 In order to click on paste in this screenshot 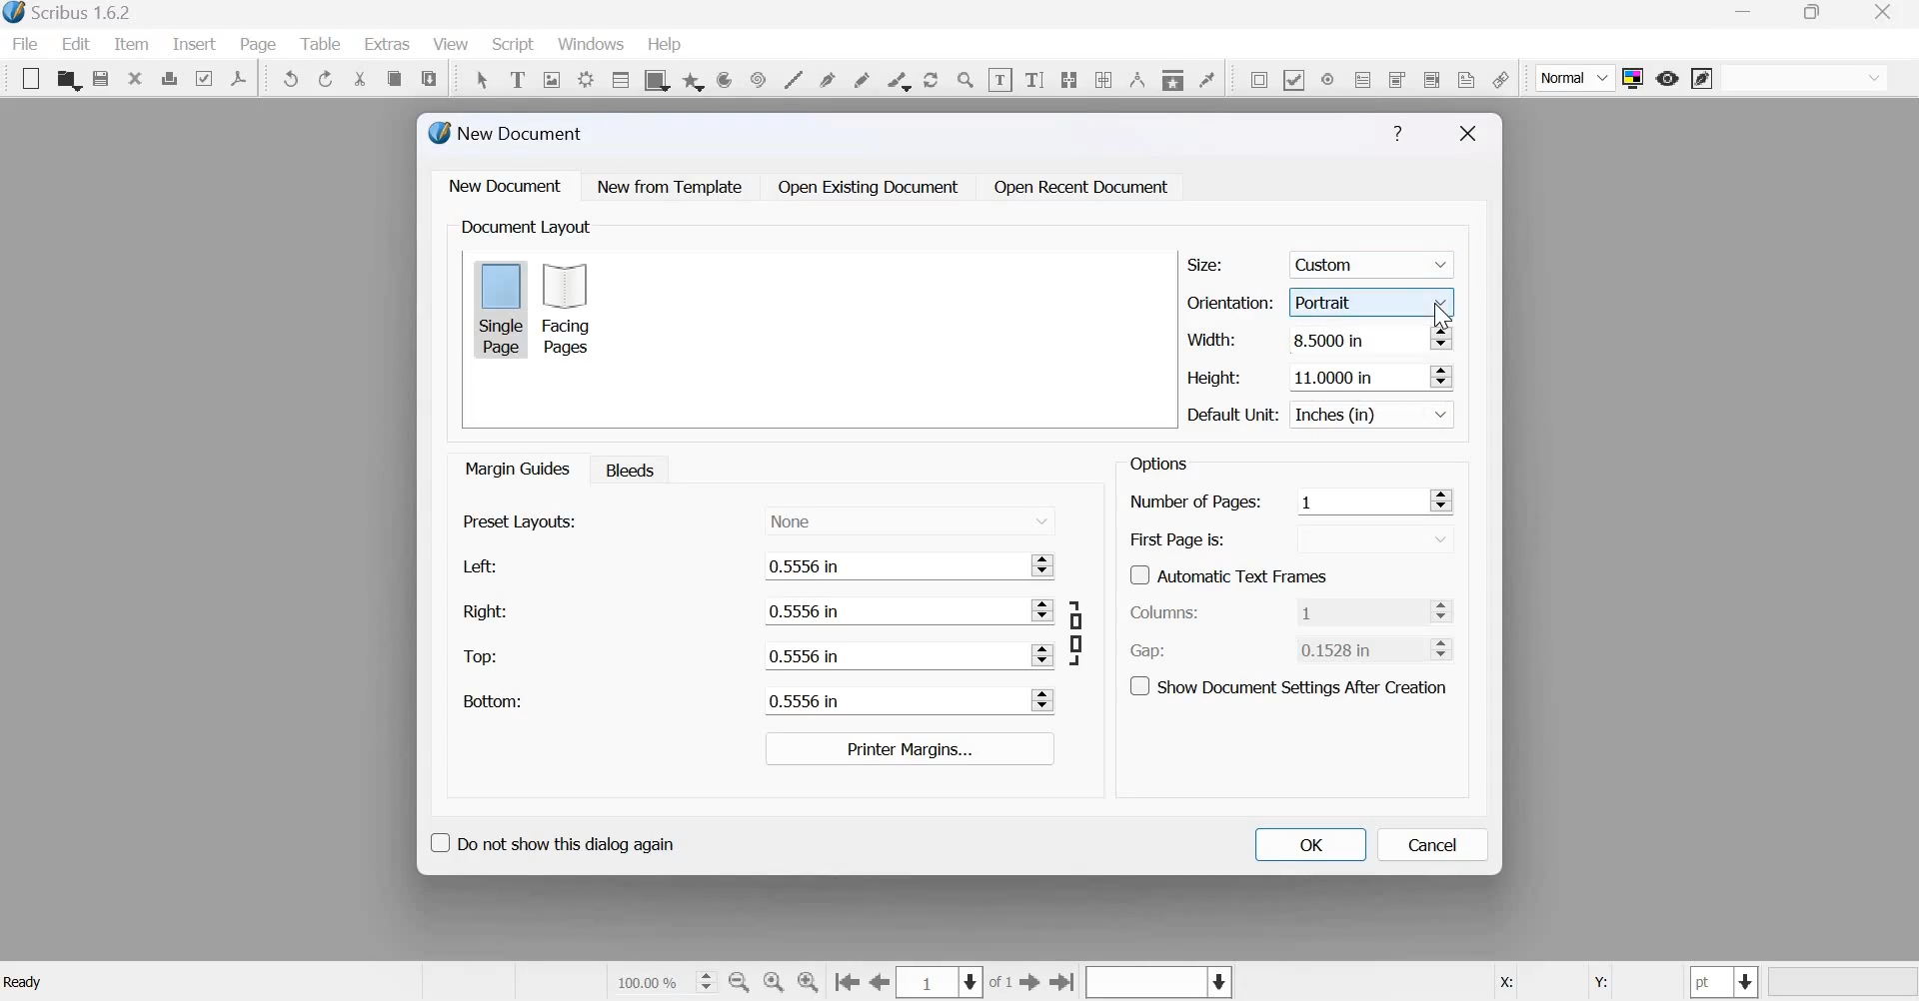, I will do `click(431, 76)`.